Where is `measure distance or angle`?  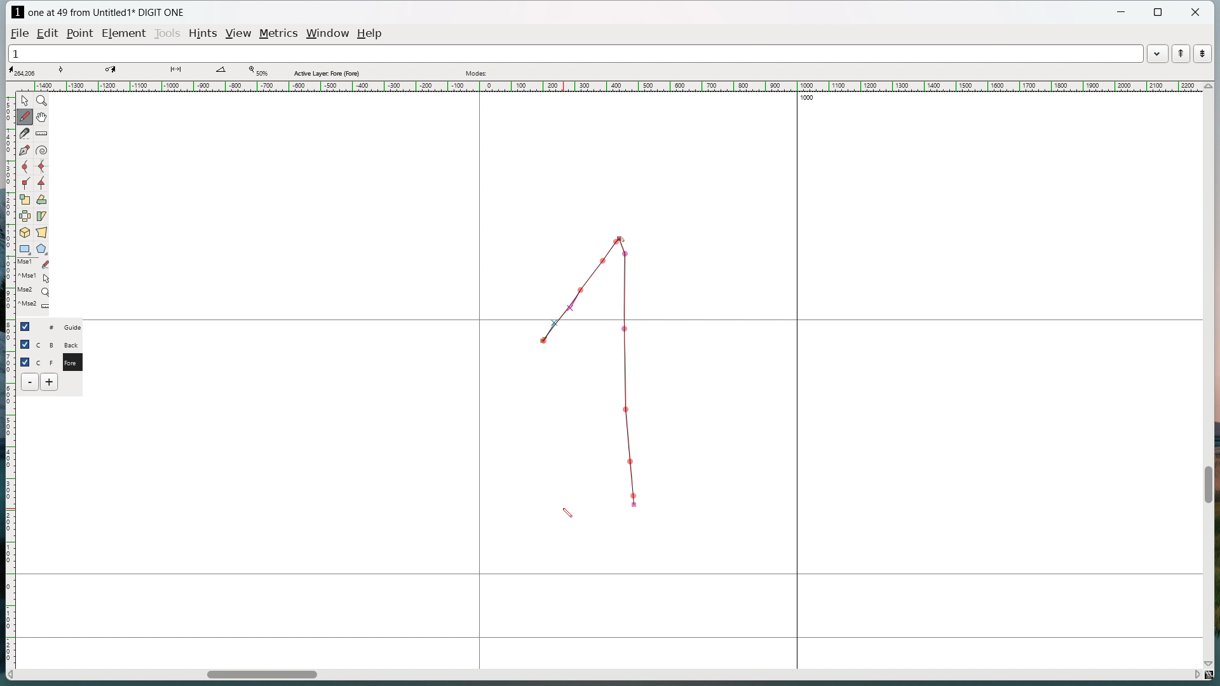
measure distance or angle is located at coordinates (43, 133).